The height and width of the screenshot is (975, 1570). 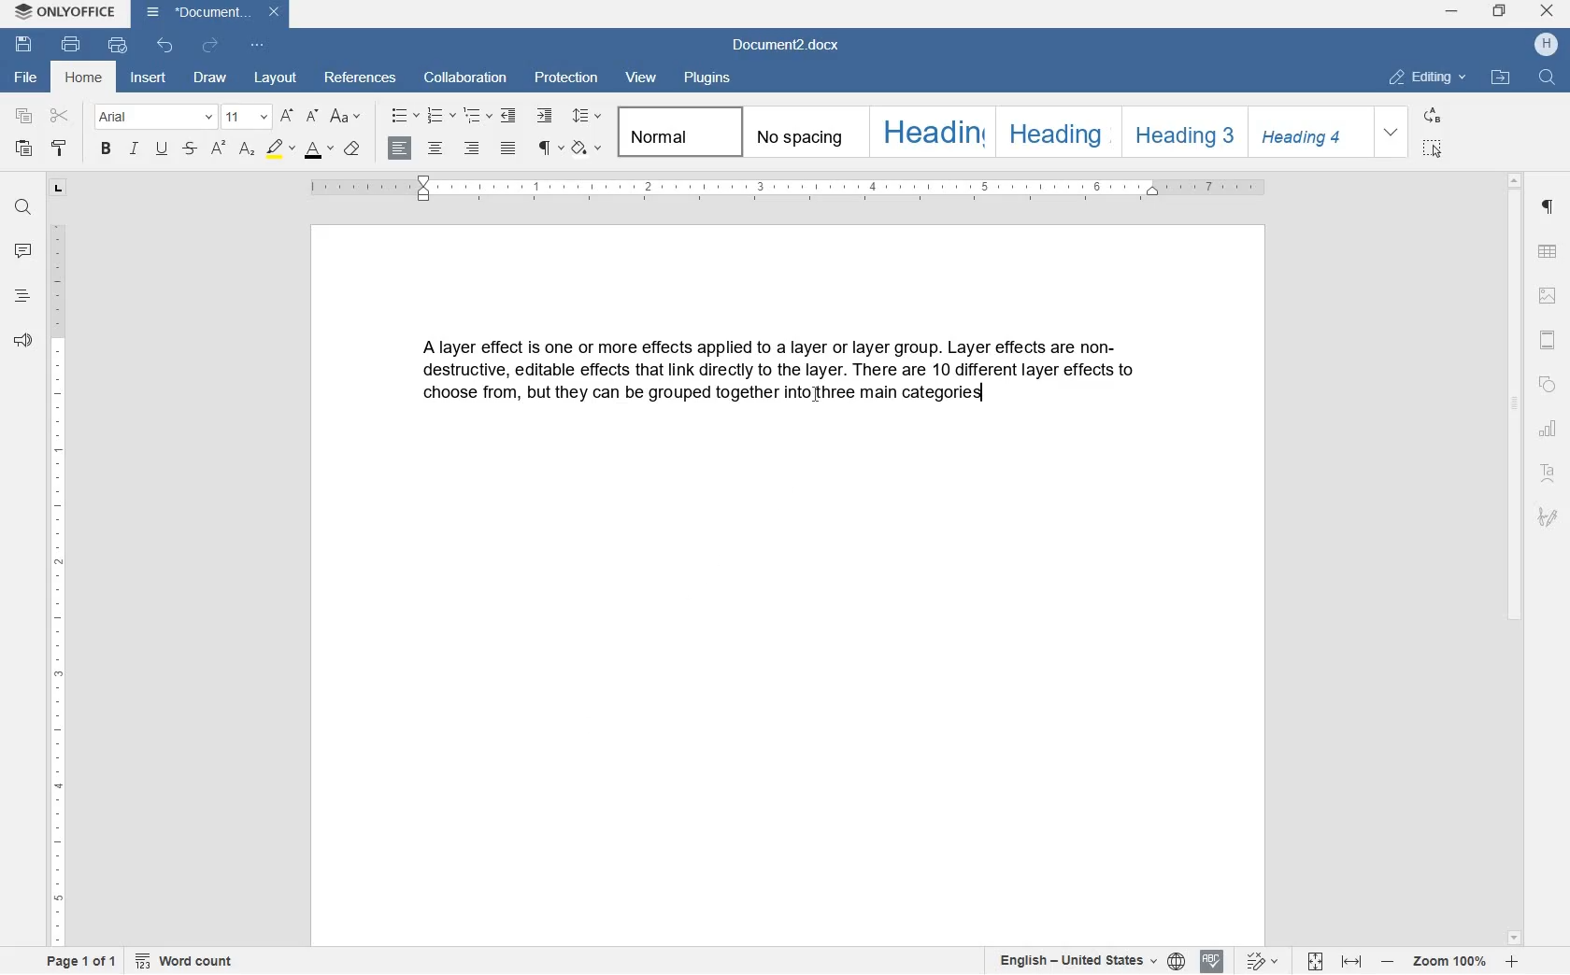 What do you see at coordinates (351, 148) in the screenshot?
I see `case style` at bounding box center [351, 148].